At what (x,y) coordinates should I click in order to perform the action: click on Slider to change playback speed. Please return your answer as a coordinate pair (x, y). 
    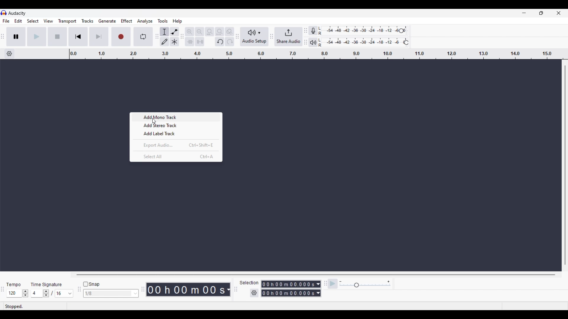
    Looking at the image, I should click on (365, 286).